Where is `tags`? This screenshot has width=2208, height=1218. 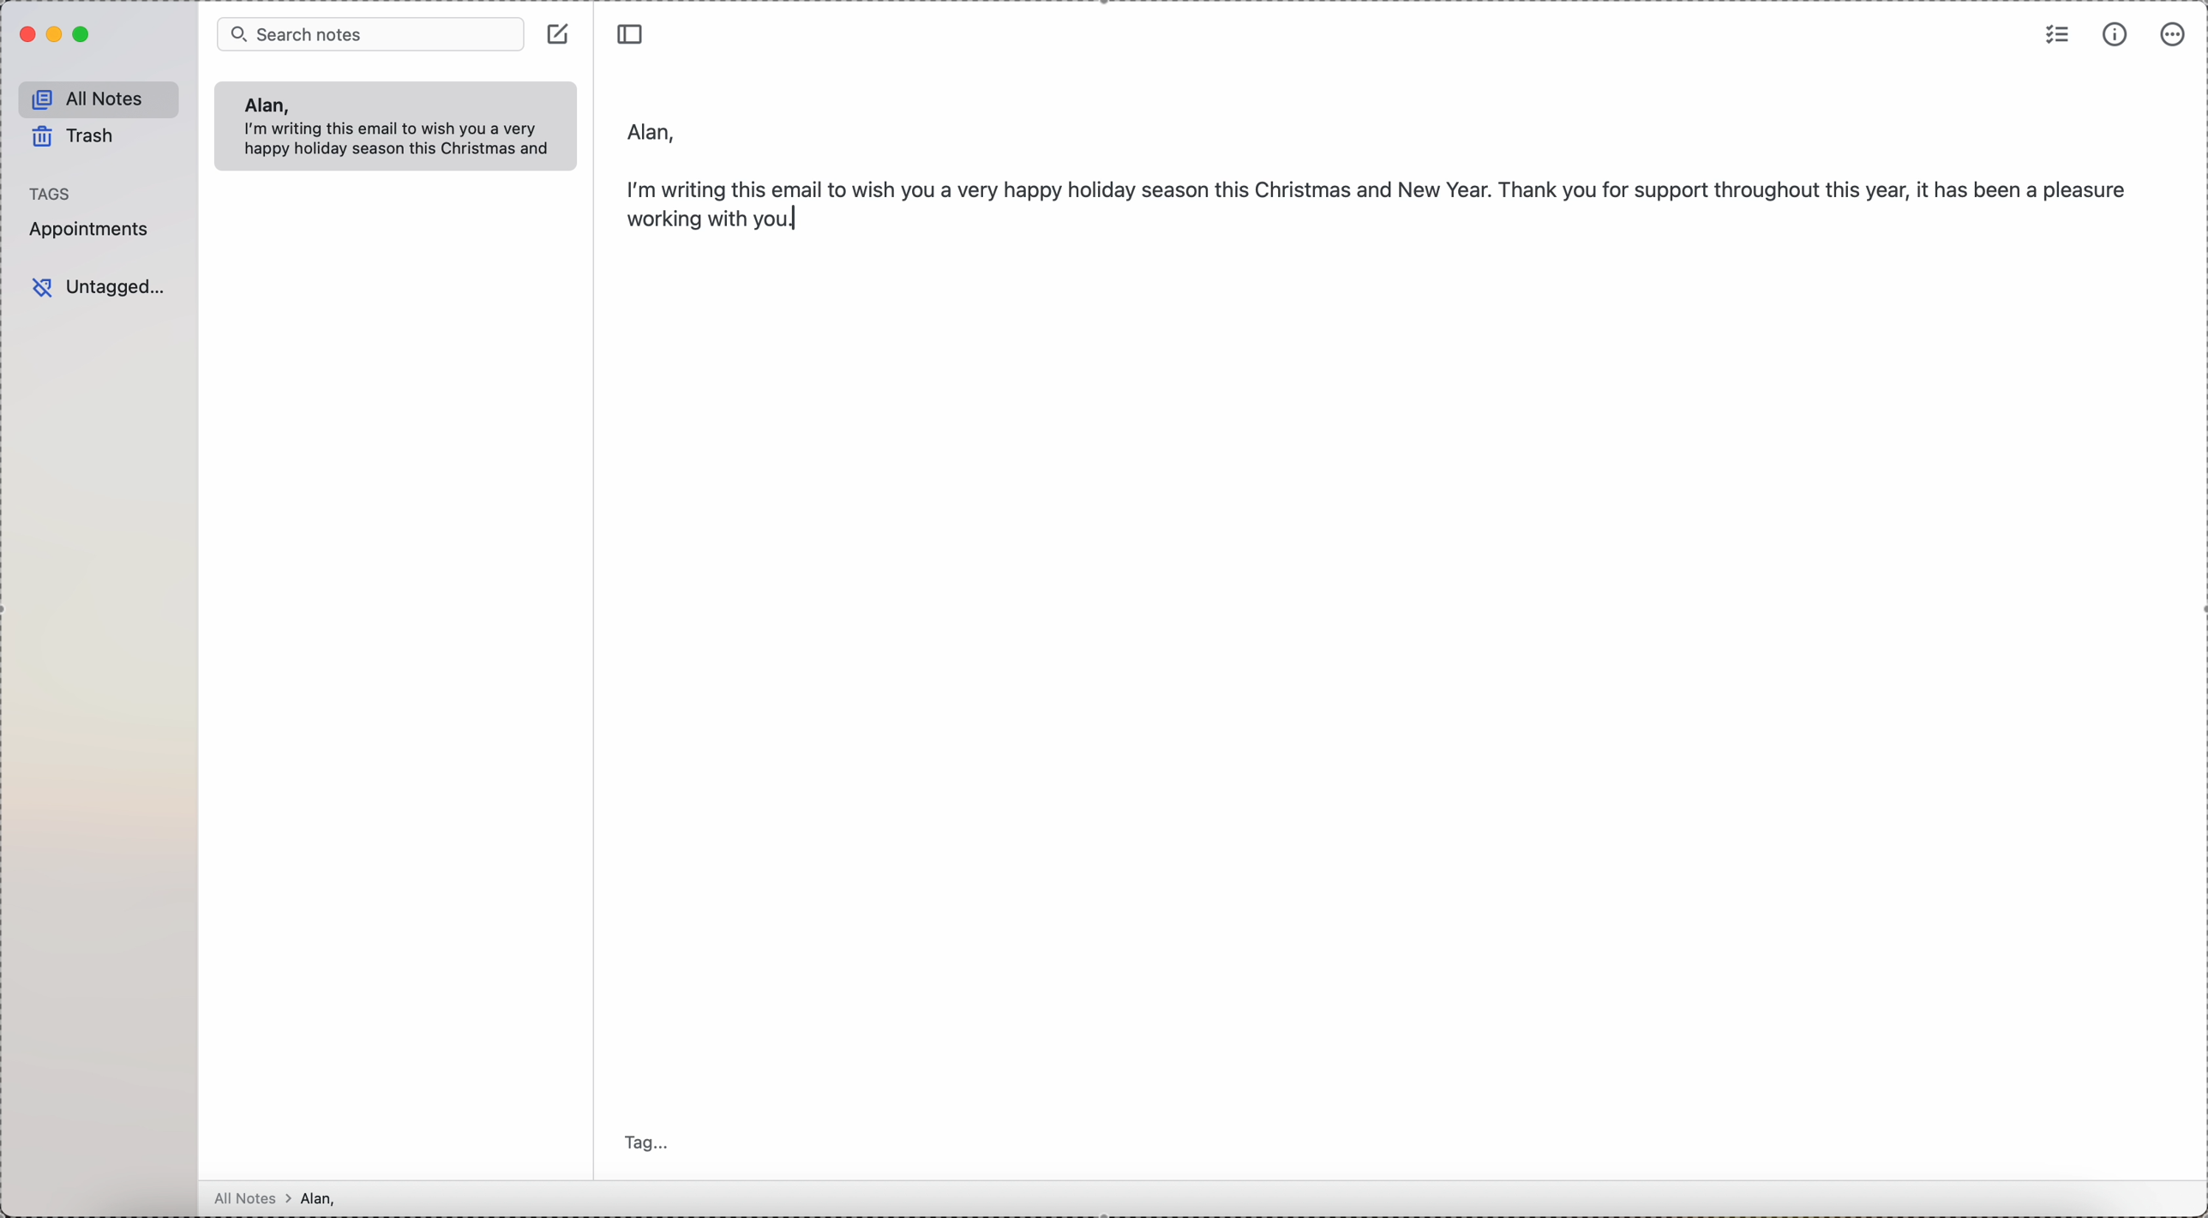
tags is located at coordinates (51, 193).